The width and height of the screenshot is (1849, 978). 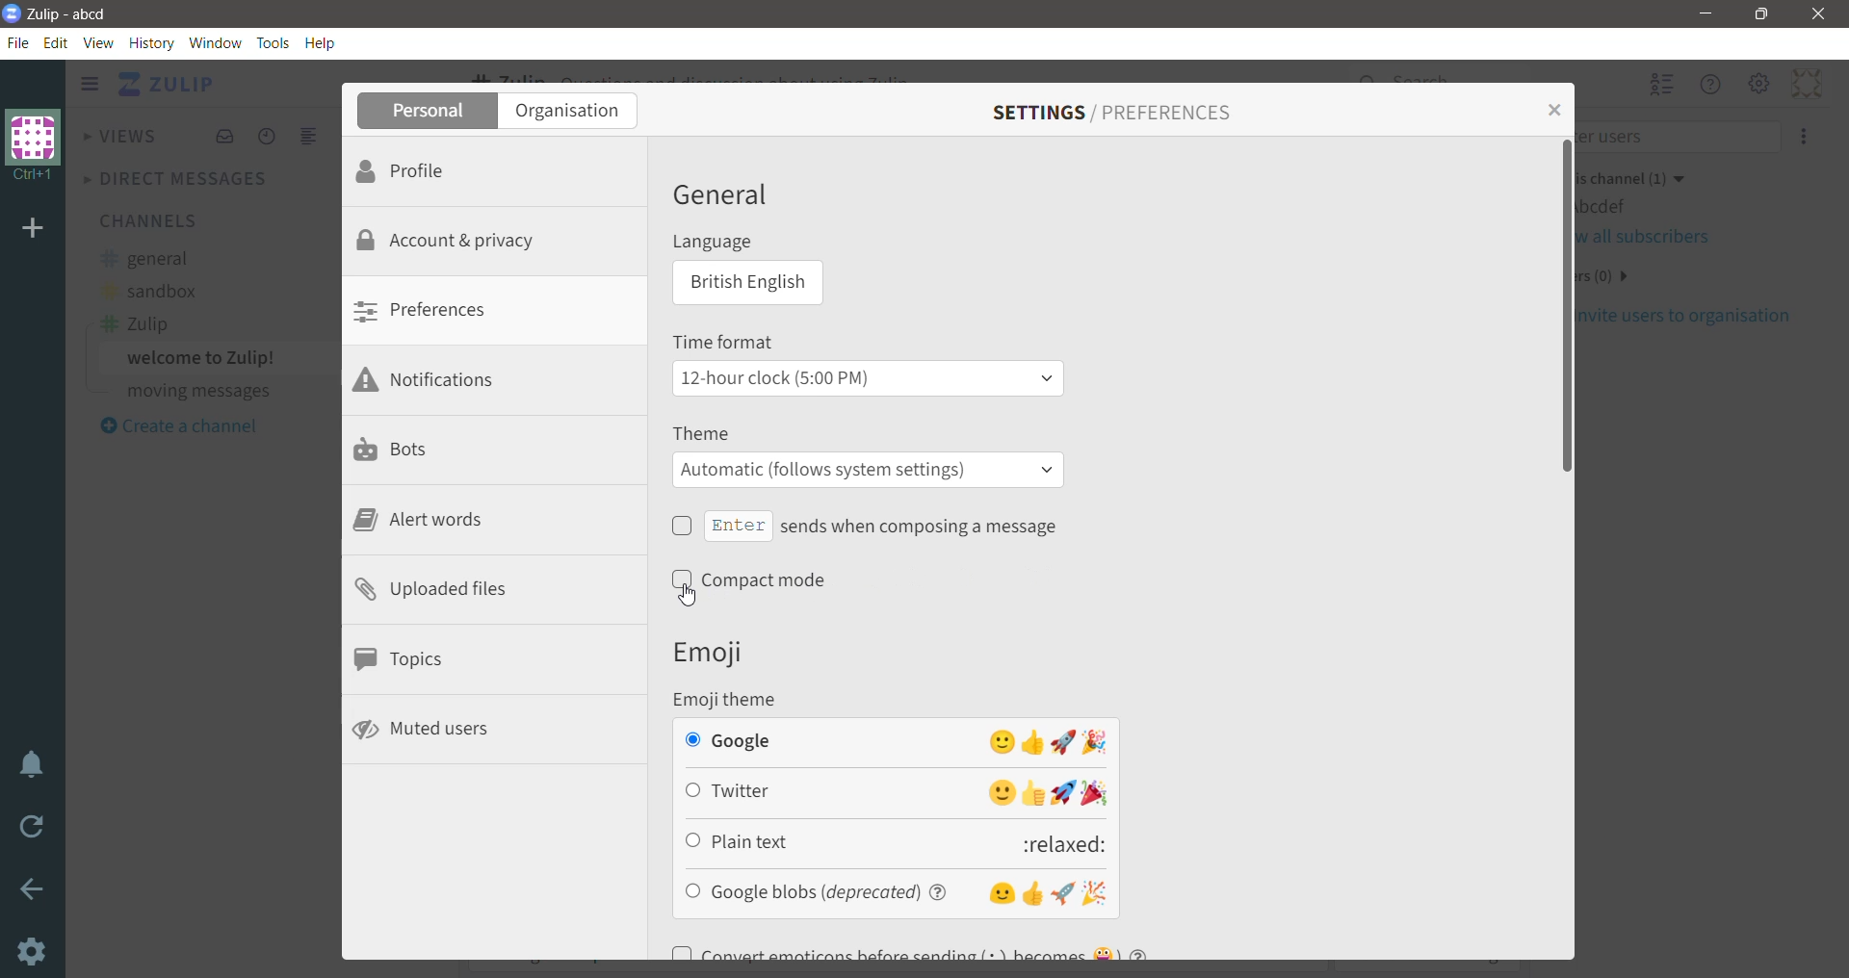 I want to click on Compact mode - click to enable/disable, so click(x=758, y=580).